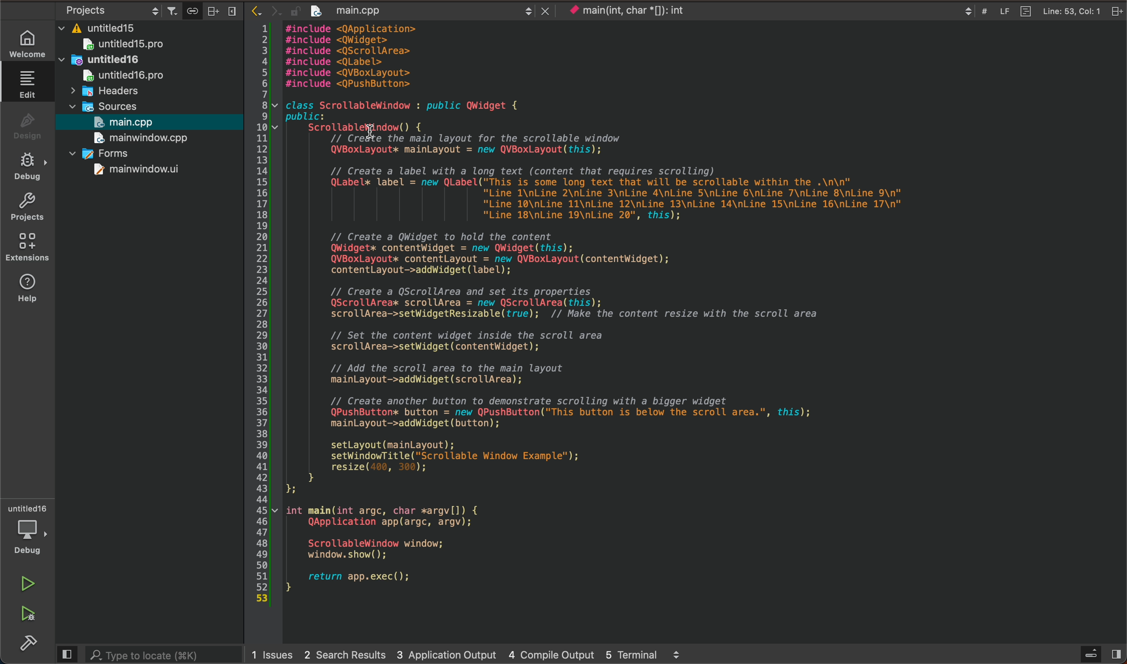 The width and height of the screenshot is (1127, 664). What do you see at coordinates (109, 11) in the screenshot?
I see `select project` at bounding box center [109, 11].